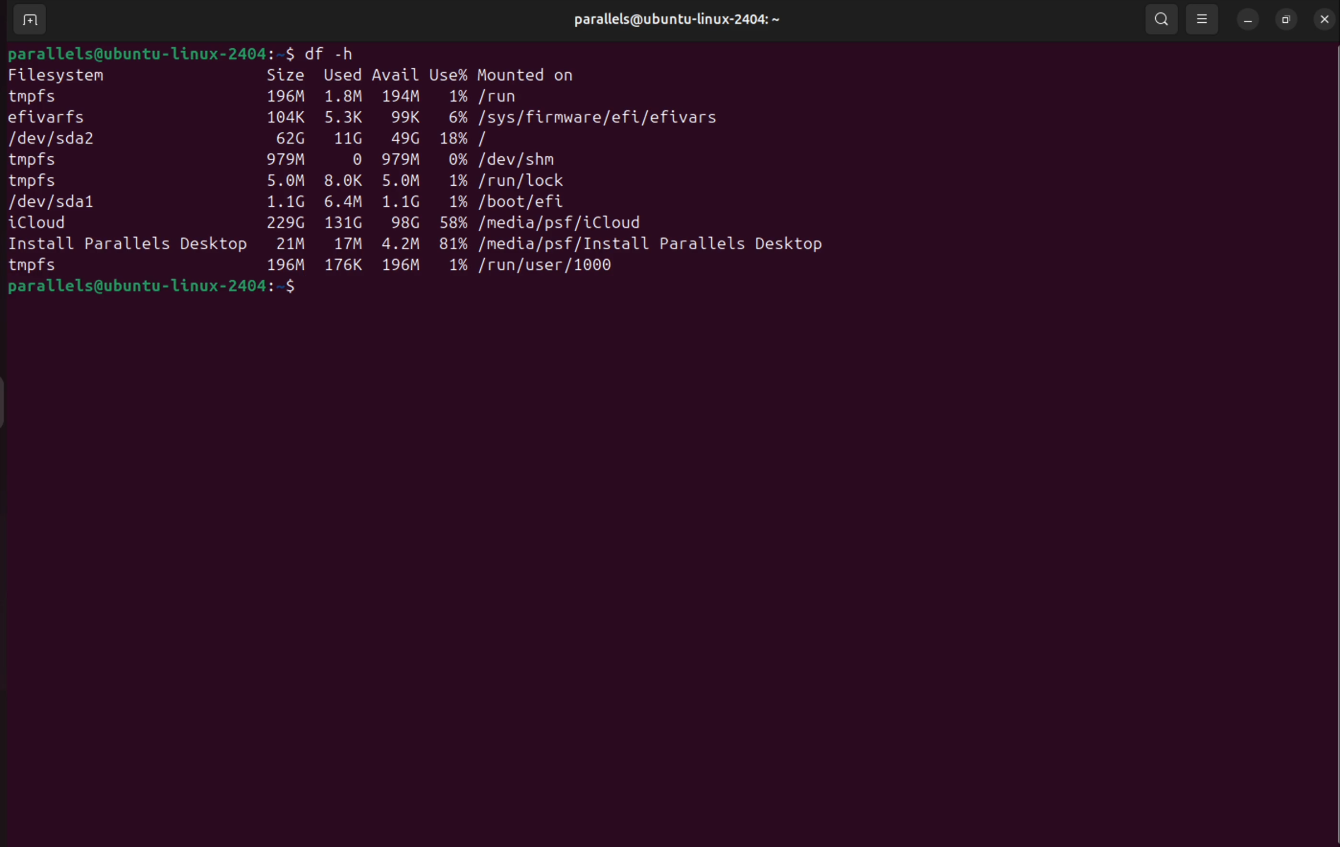 The image size is (1340, 847). Describe the element at coordinates (282, 117) in the screenshot. I see `104k` at that location.